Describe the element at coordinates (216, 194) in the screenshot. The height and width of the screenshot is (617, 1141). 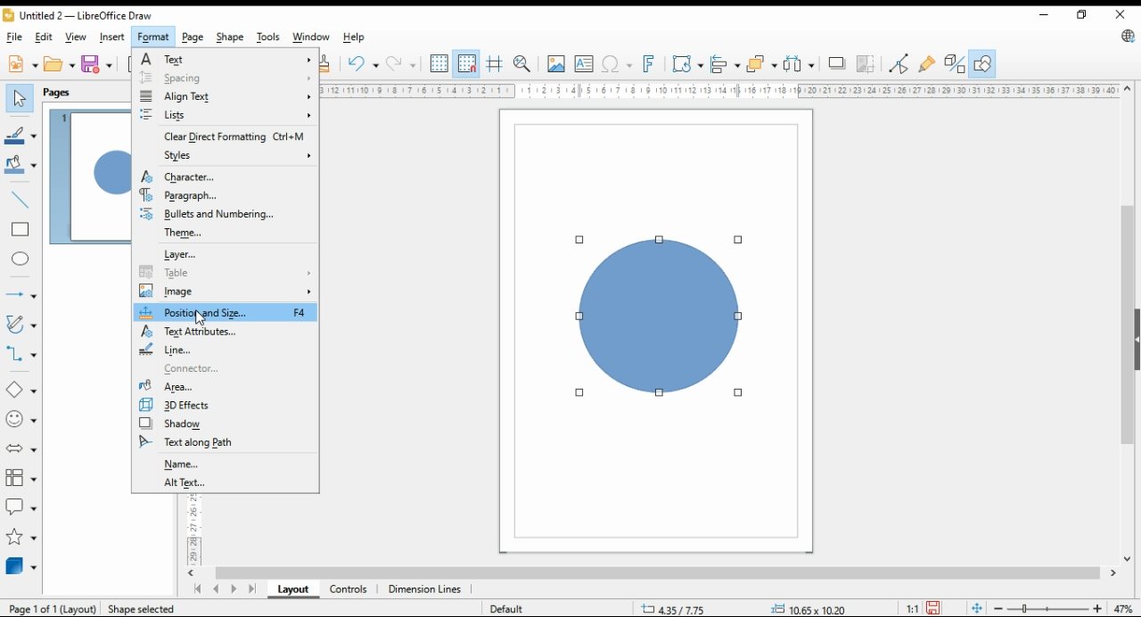
I see `paragraph` at that location.